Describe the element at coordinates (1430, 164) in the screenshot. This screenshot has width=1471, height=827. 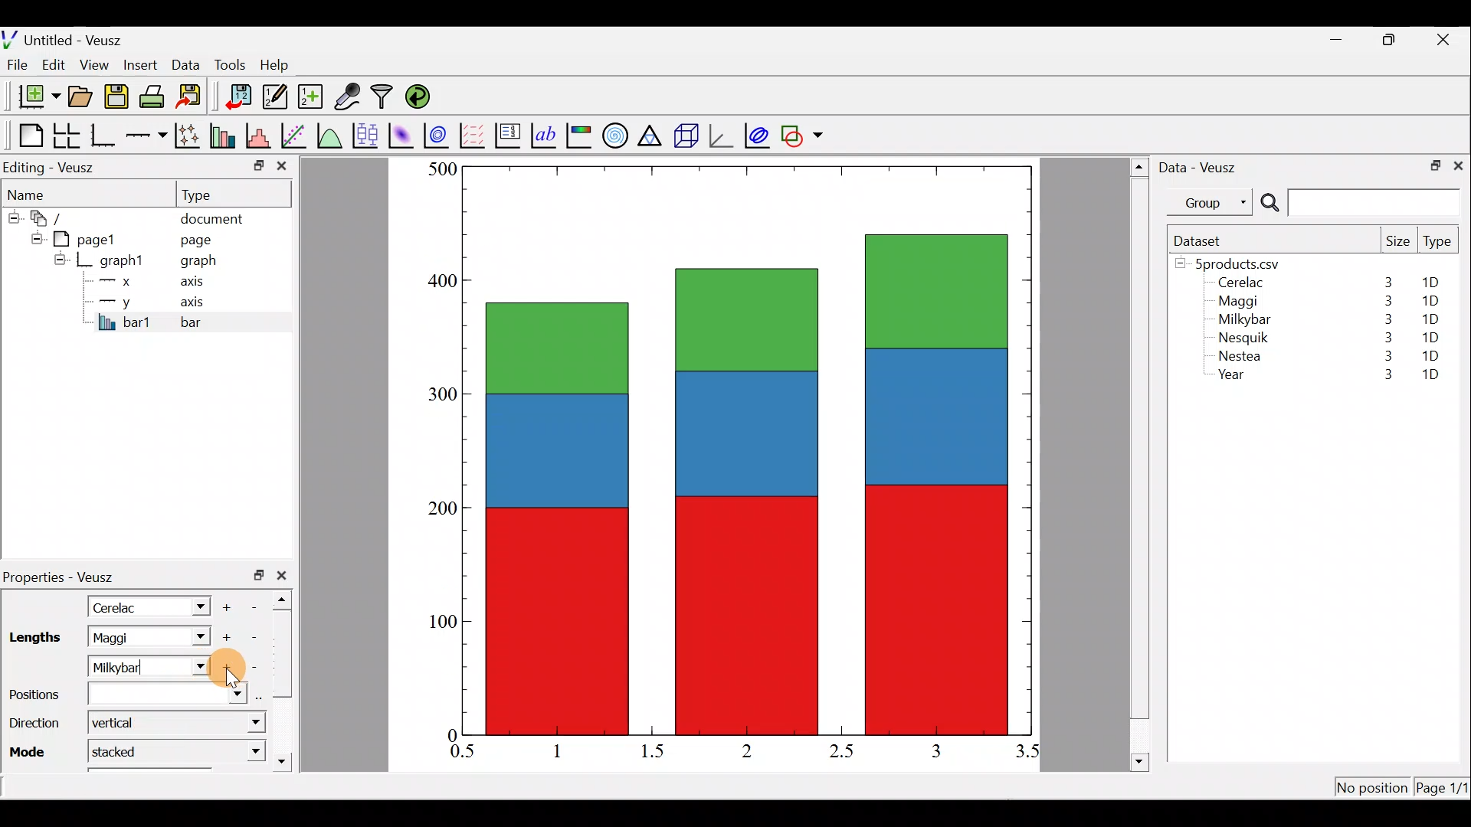
I see `restore down` at that location.